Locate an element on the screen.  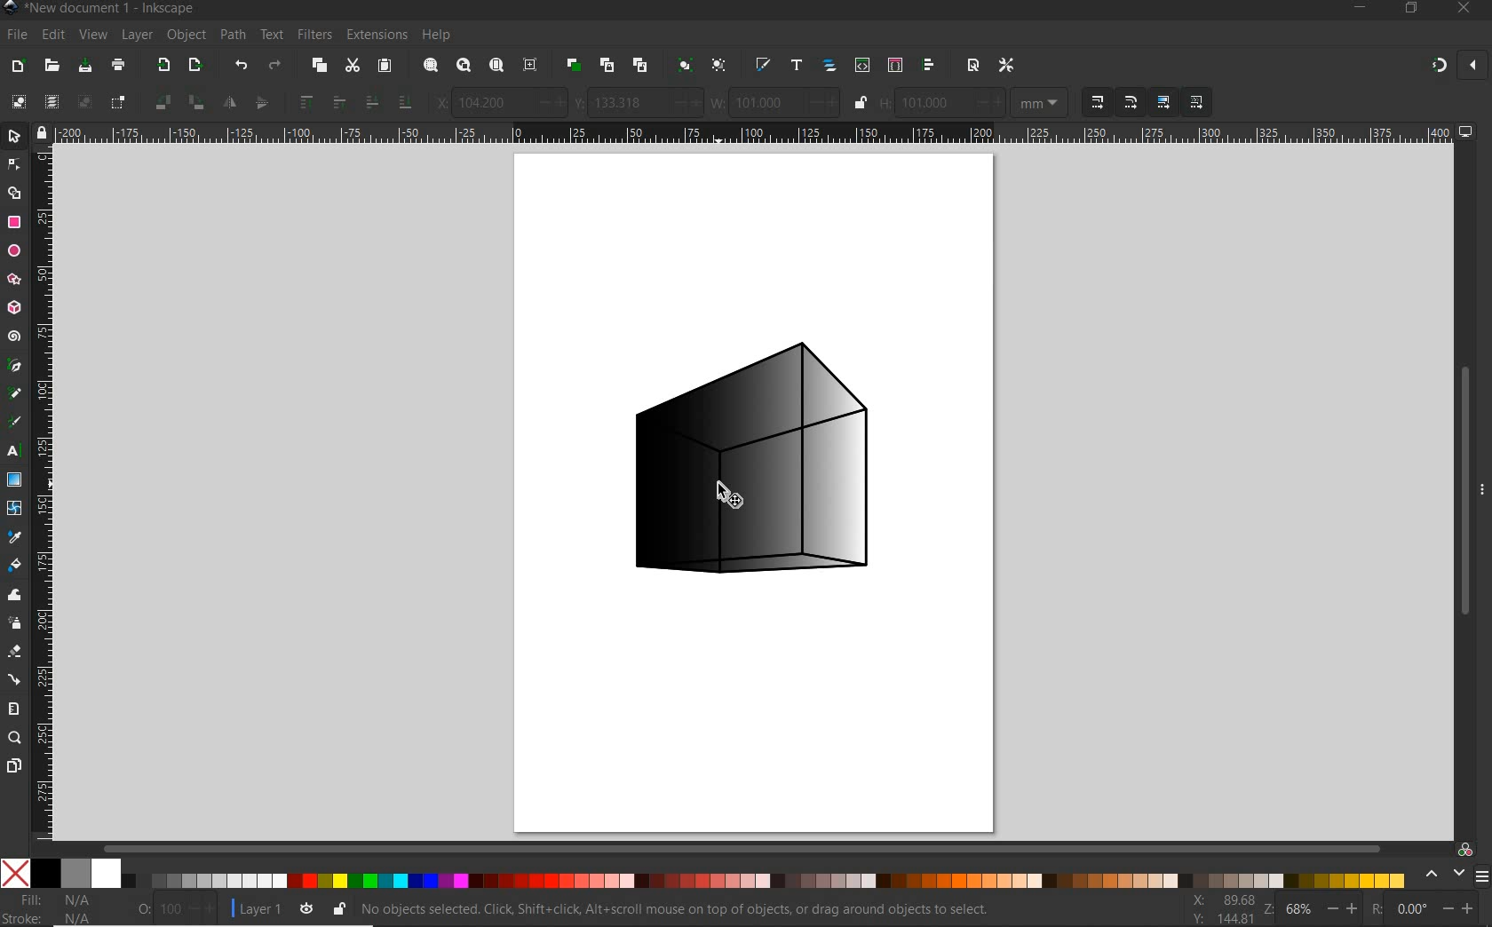
ZOOM TOOL is located at coordinates (16, 737).